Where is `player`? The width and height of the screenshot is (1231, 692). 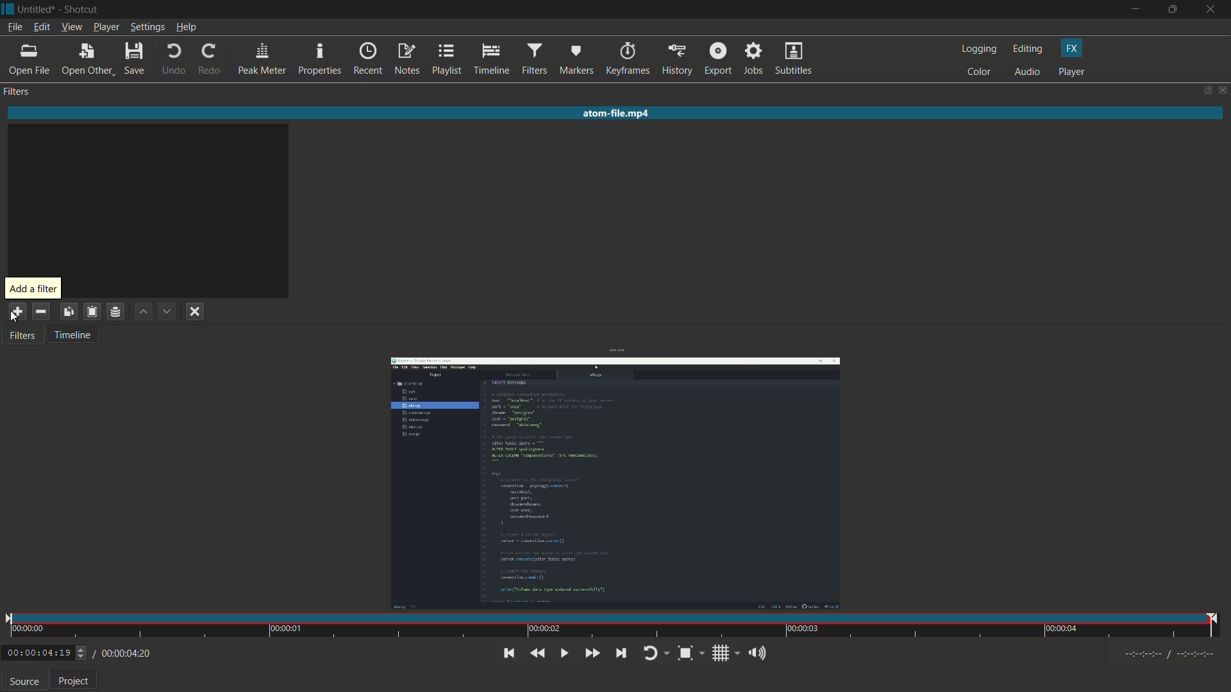 player is located at coordinates (1072, 71).